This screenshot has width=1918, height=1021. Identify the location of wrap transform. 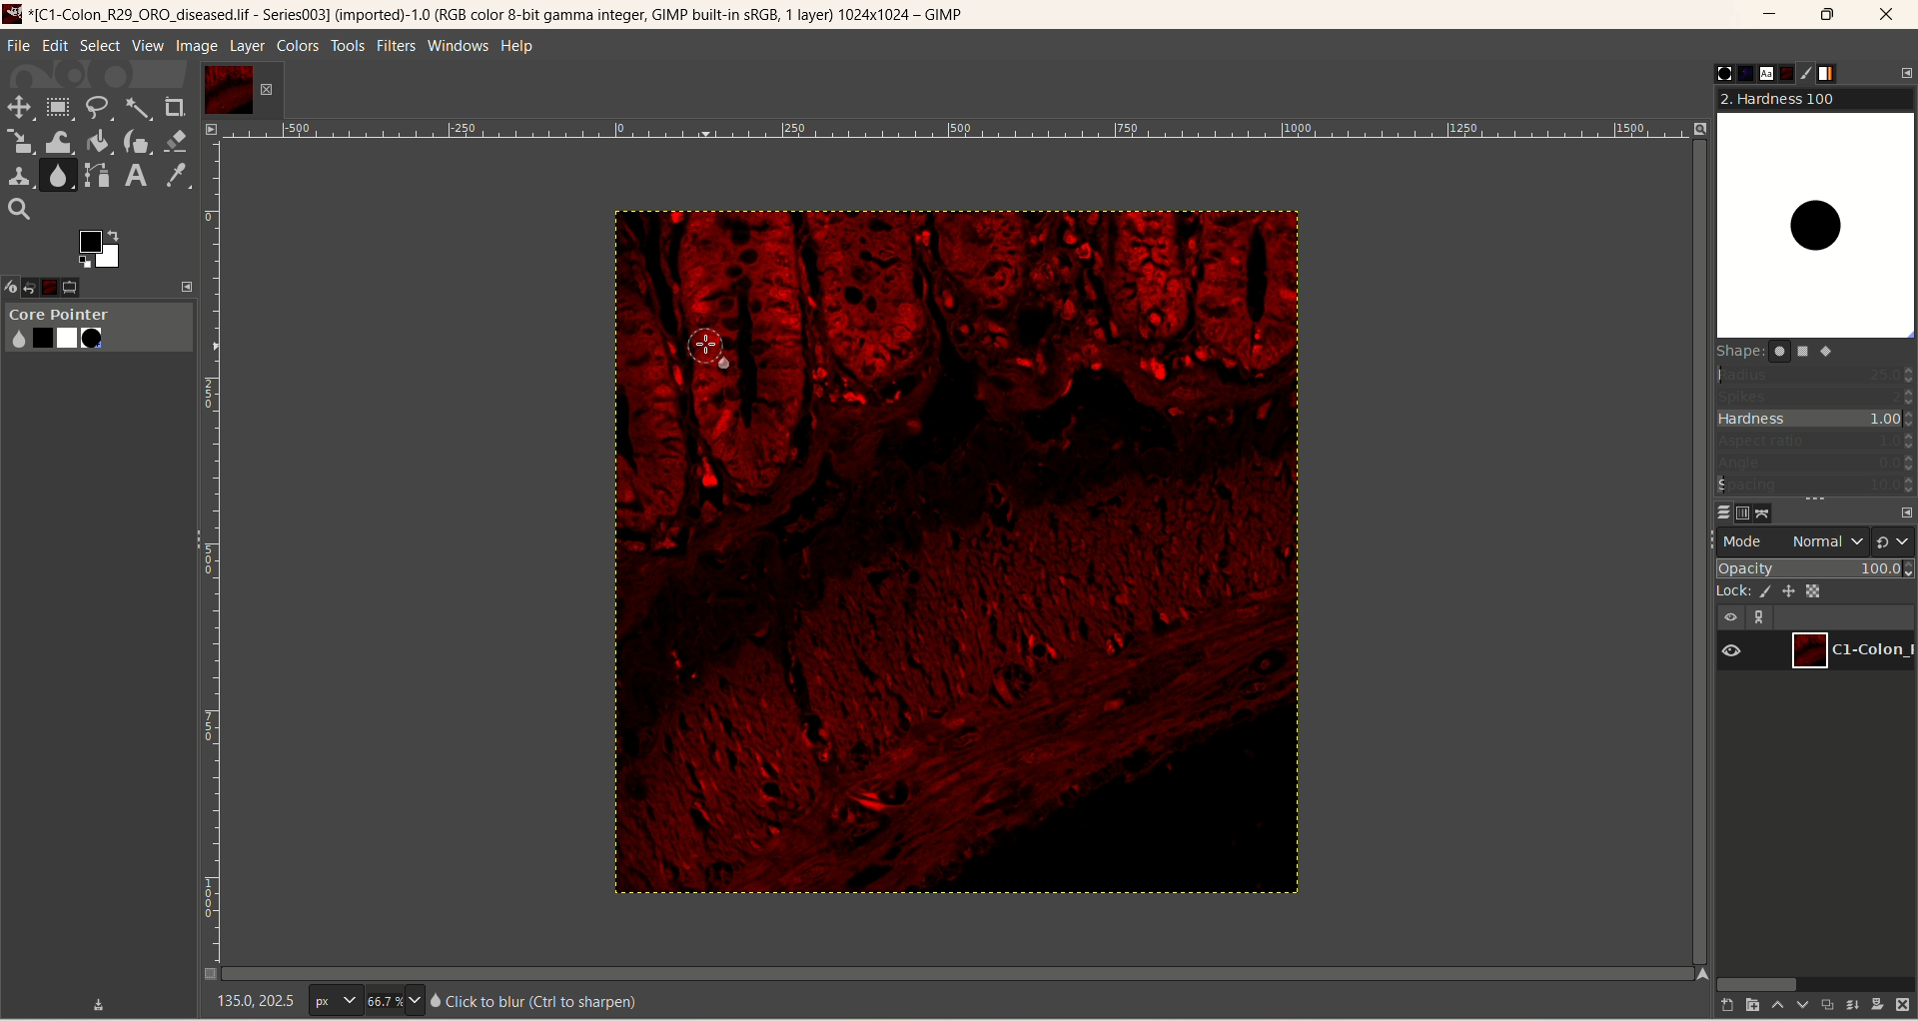
(57, 143).